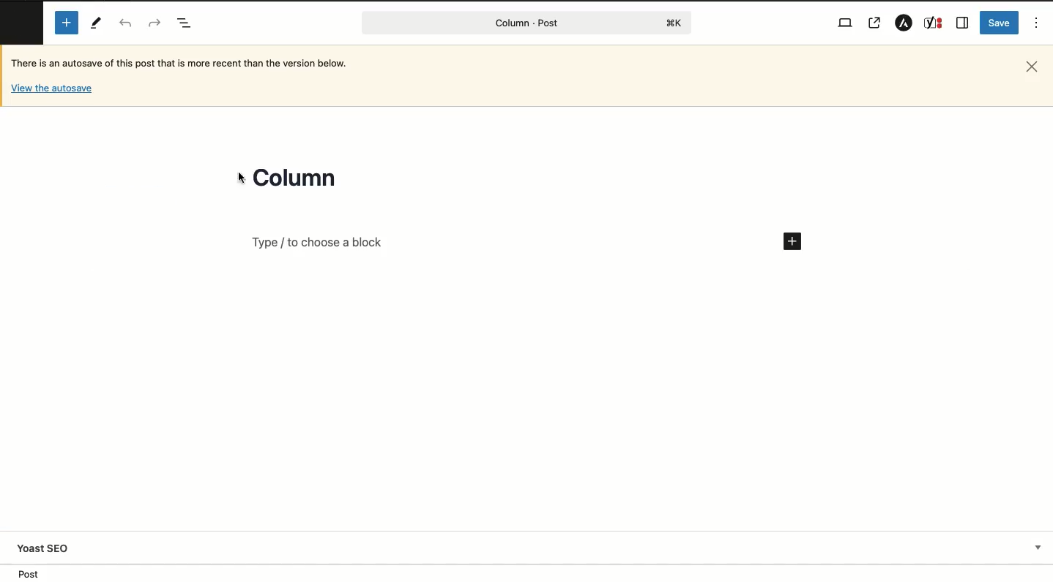 The height and width of the screenshot is (582, 1053). Describe the element at coordinates (126, 23) in the screenshot. I see `Undo` at that location.